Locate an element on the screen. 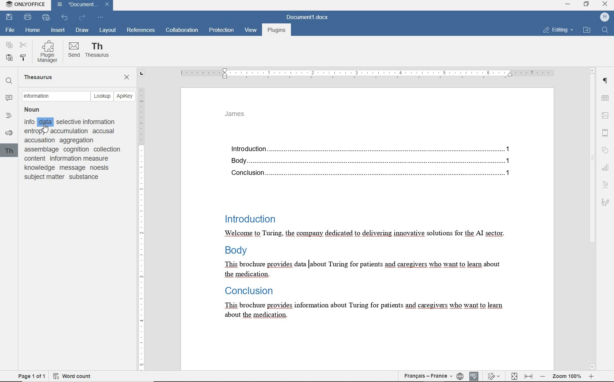  FIT TO WIDTH is located at coordinates (528, 377).